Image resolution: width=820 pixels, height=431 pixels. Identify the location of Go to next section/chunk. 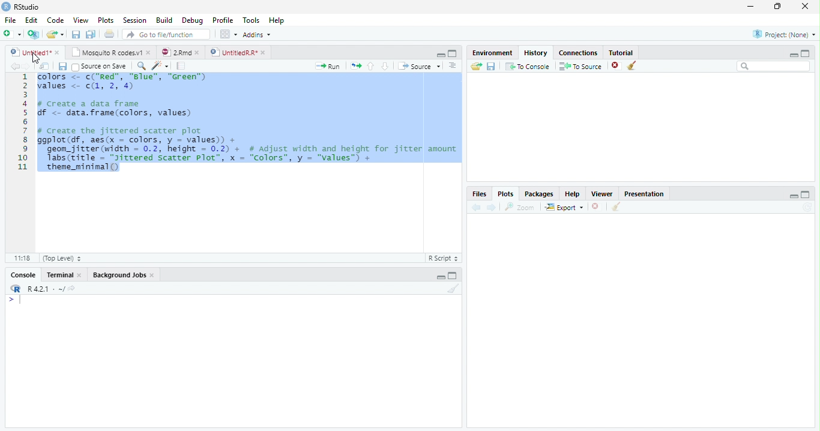
(385, 66).